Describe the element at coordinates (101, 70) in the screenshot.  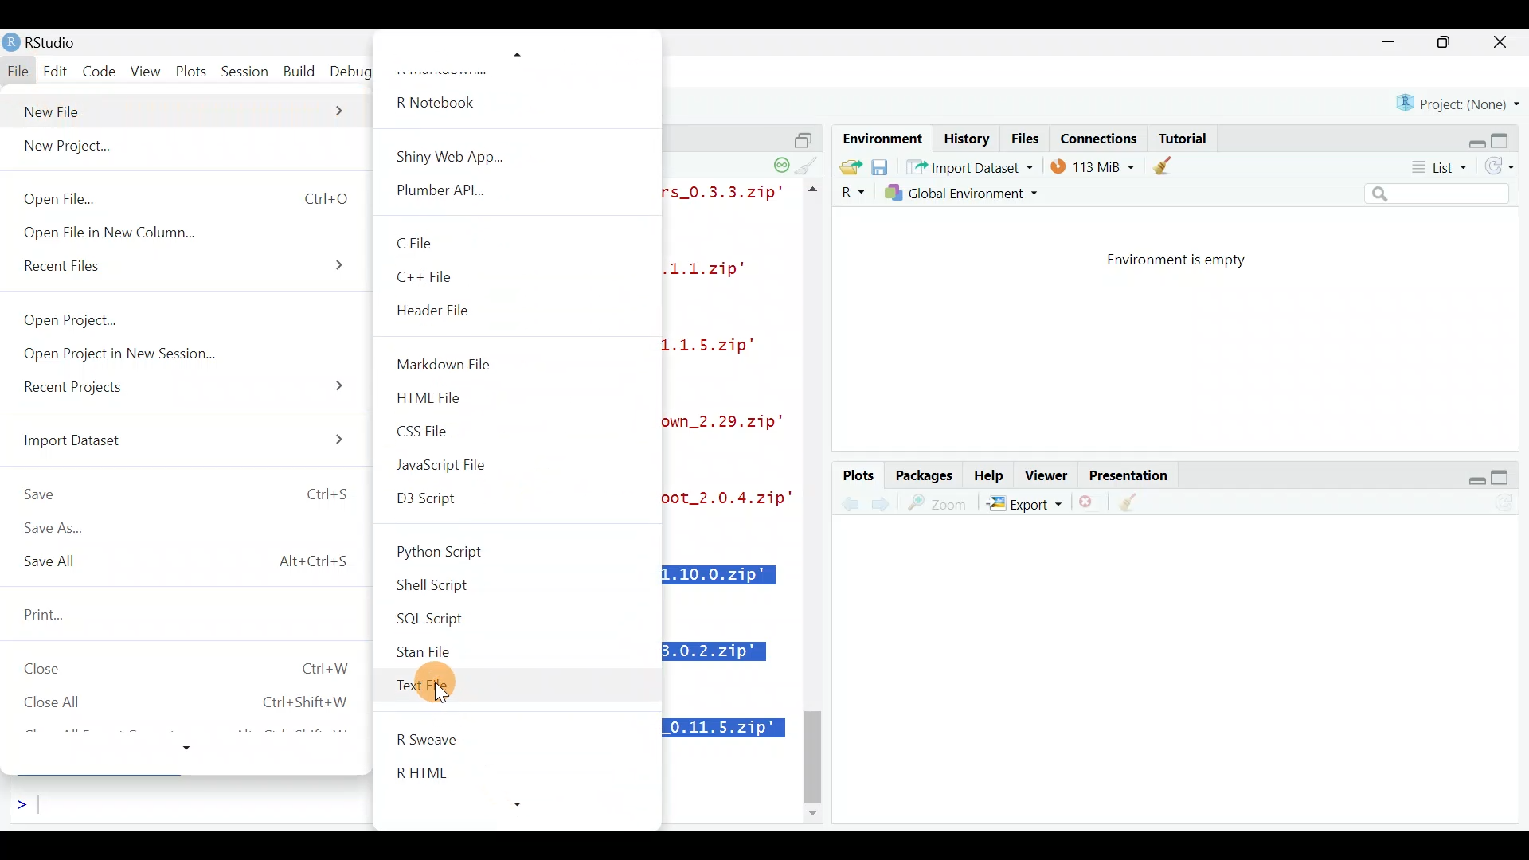
I see `Code` at that location.